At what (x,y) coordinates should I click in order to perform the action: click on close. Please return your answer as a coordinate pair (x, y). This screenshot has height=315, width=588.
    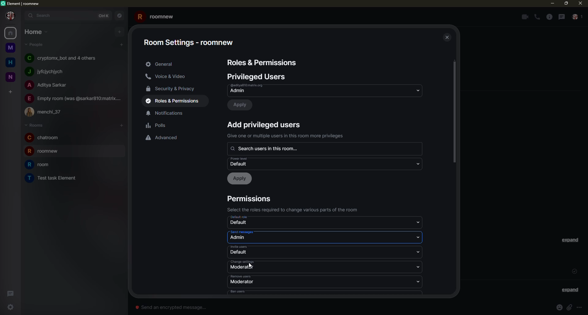
    Looking at the image, I should click on (579, 3).